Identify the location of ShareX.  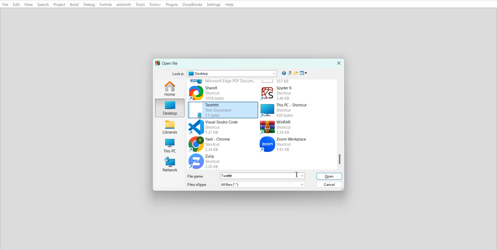
(223, 92).